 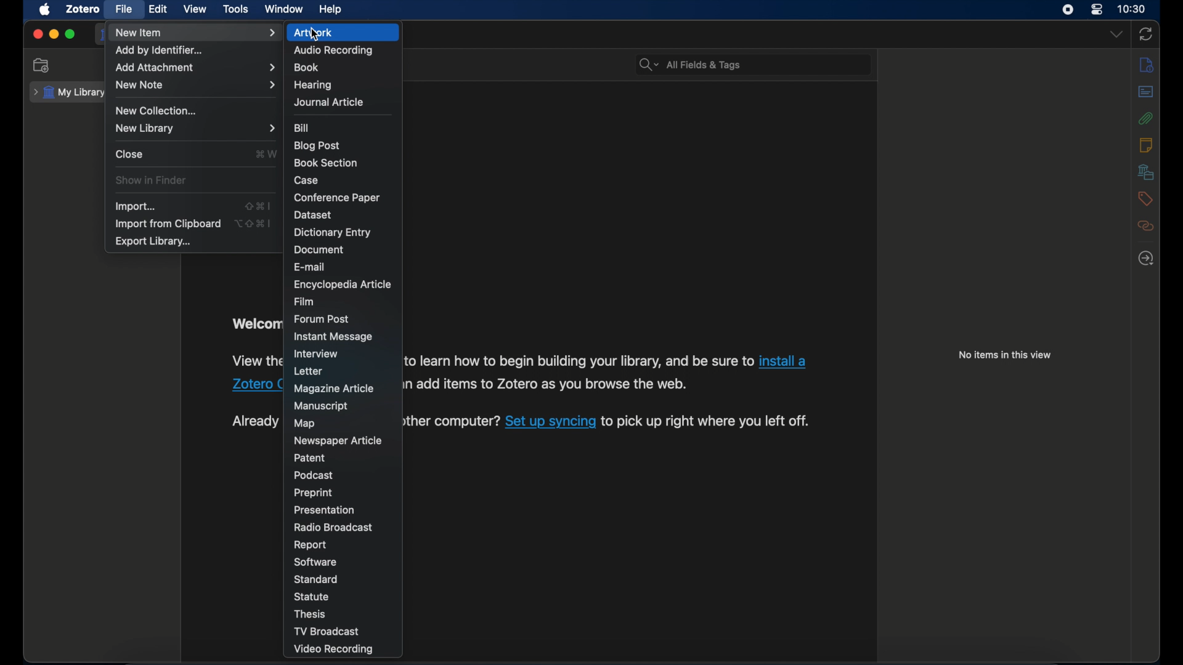 I want to click on add by identifier, so click(x=160, y=50).